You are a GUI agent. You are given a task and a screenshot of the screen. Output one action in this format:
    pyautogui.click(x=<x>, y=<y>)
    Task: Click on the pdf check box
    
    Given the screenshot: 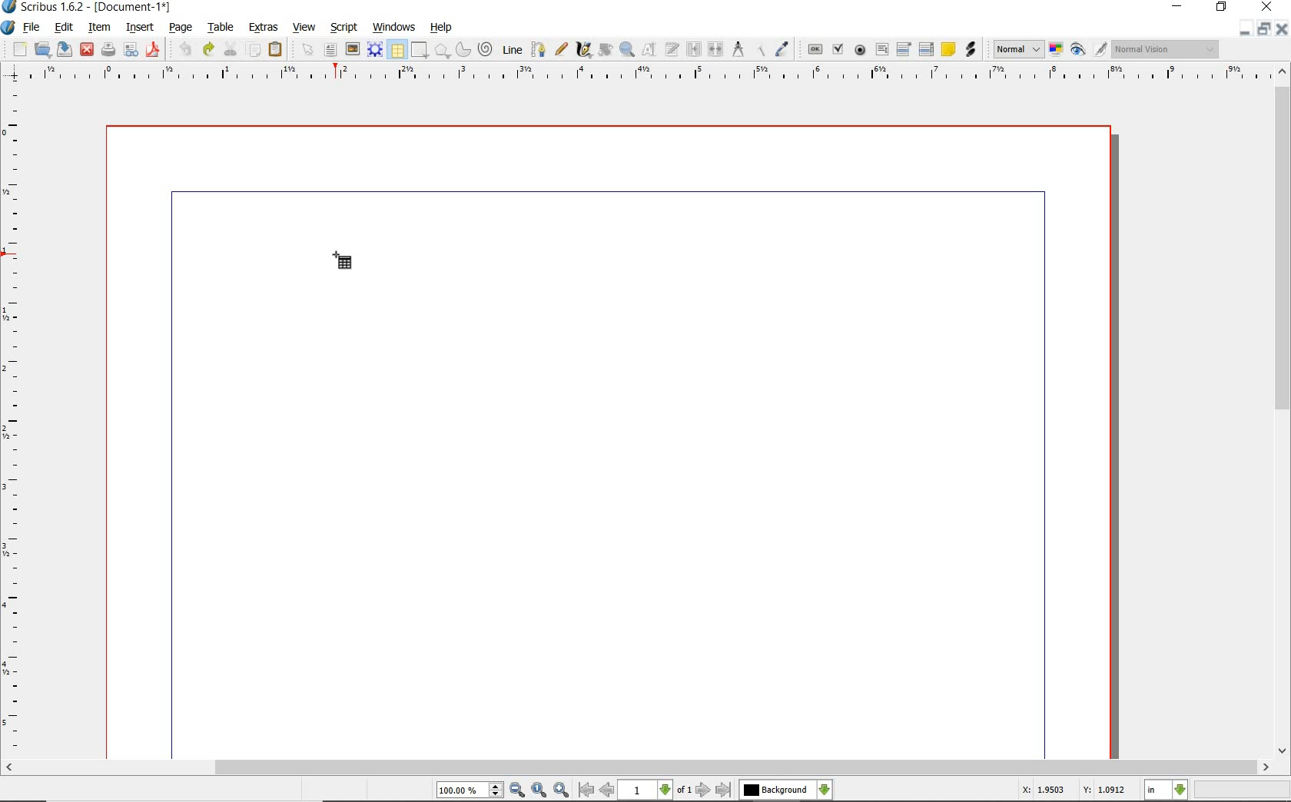 What is the action you would take?
    pyautogui.click(x=840, y=51)
    